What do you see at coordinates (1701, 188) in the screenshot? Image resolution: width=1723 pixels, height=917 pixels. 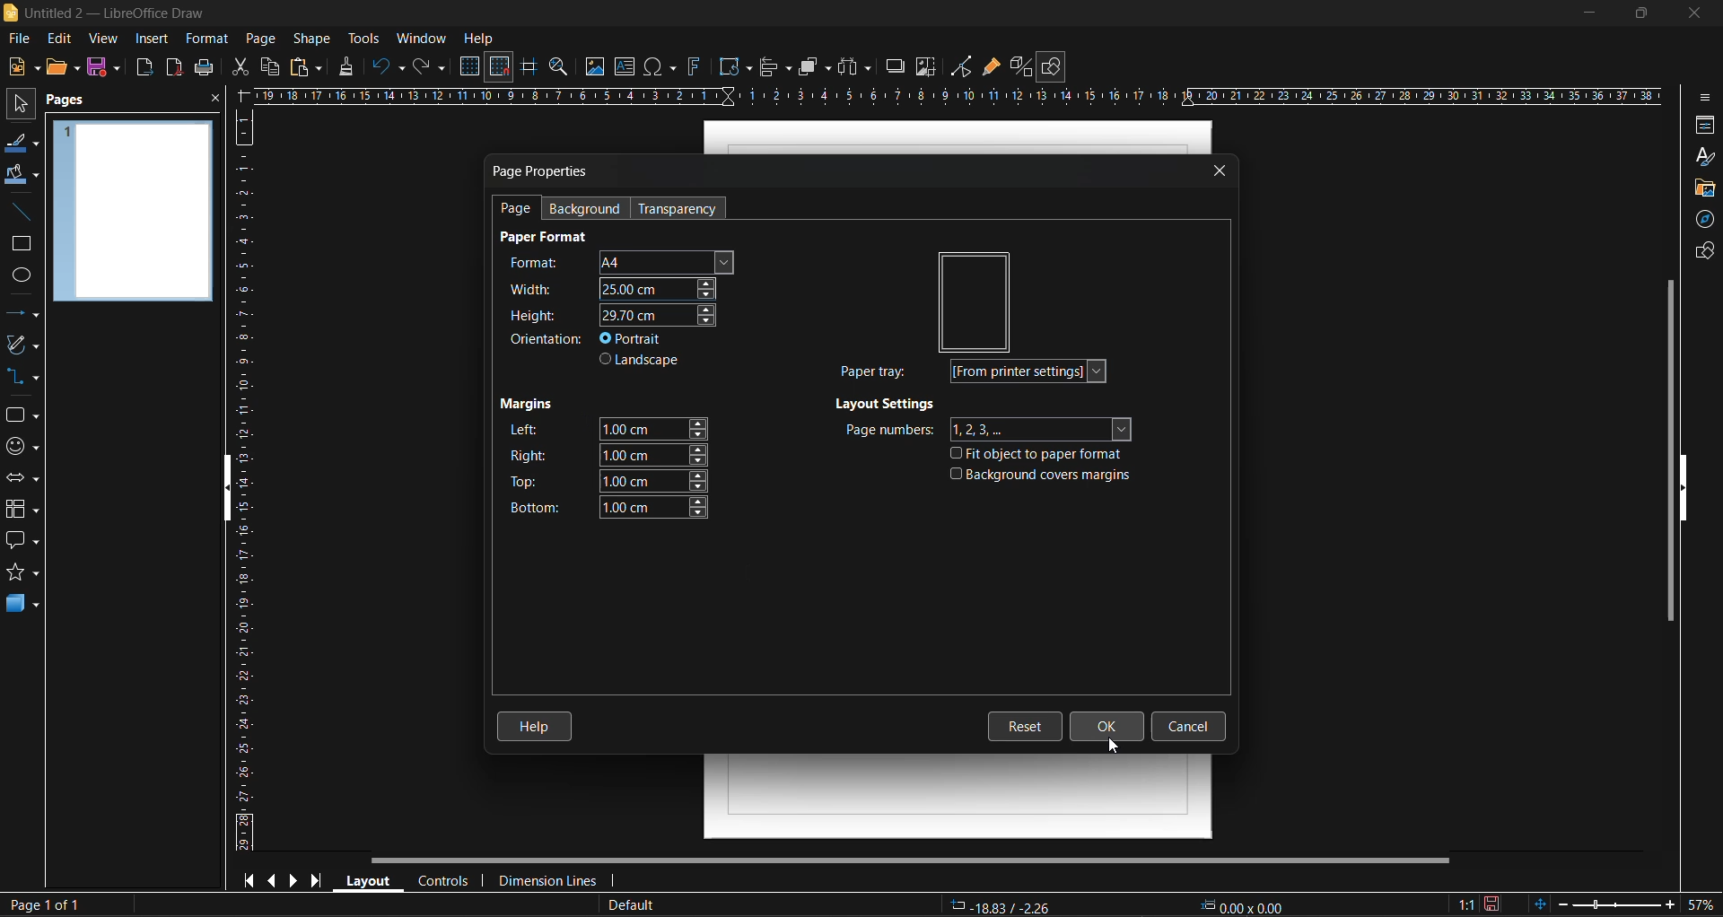 I see `gallery` at bounding box center [1701, 188].